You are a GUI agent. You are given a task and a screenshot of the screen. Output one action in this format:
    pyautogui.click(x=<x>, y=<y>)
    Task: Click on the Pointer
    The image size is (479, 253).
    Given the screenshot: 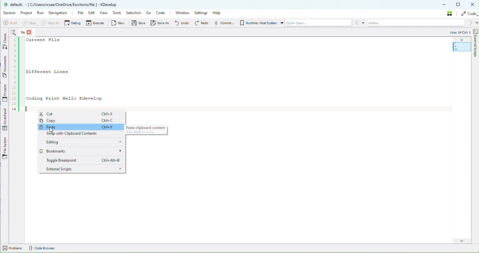 What is the action you would take?
    pyautogui.click(x=52, y=130)
    